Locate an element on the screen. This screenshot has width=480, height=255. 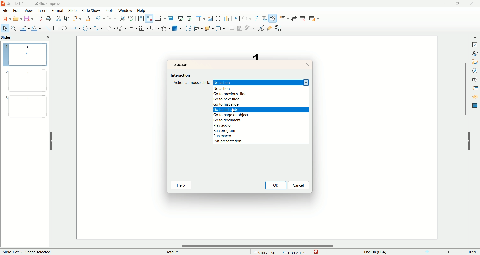
help is located at coordinates (141, 10).